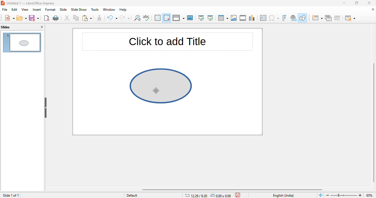  Describe the element at coordinates (86, 18) in the screenshot. I see `paste` at that location.